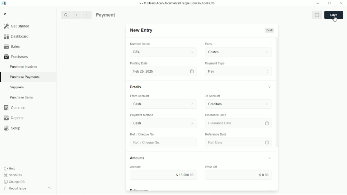 Image resolution: width=347 pixels, height=195 pixels. What do you see at coordinates (139, 96) in the screenshot?
I see `‘From Account` at bounding box center [139, 96].